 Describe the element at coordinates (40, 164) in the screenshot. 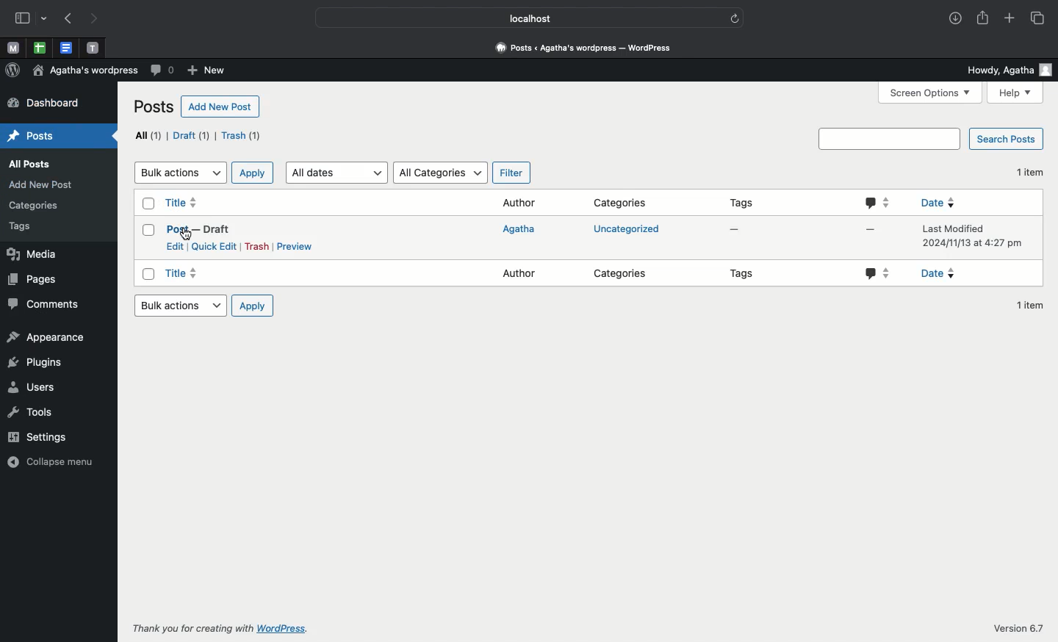

I see `All posts` at that location.